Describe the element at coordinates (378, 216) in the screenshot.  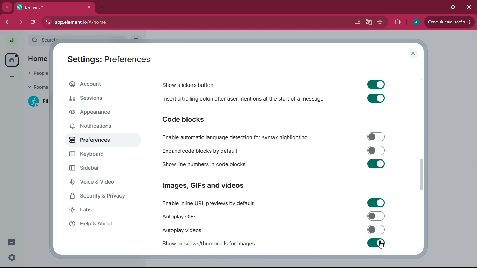
I see `Toggle off` at that location.